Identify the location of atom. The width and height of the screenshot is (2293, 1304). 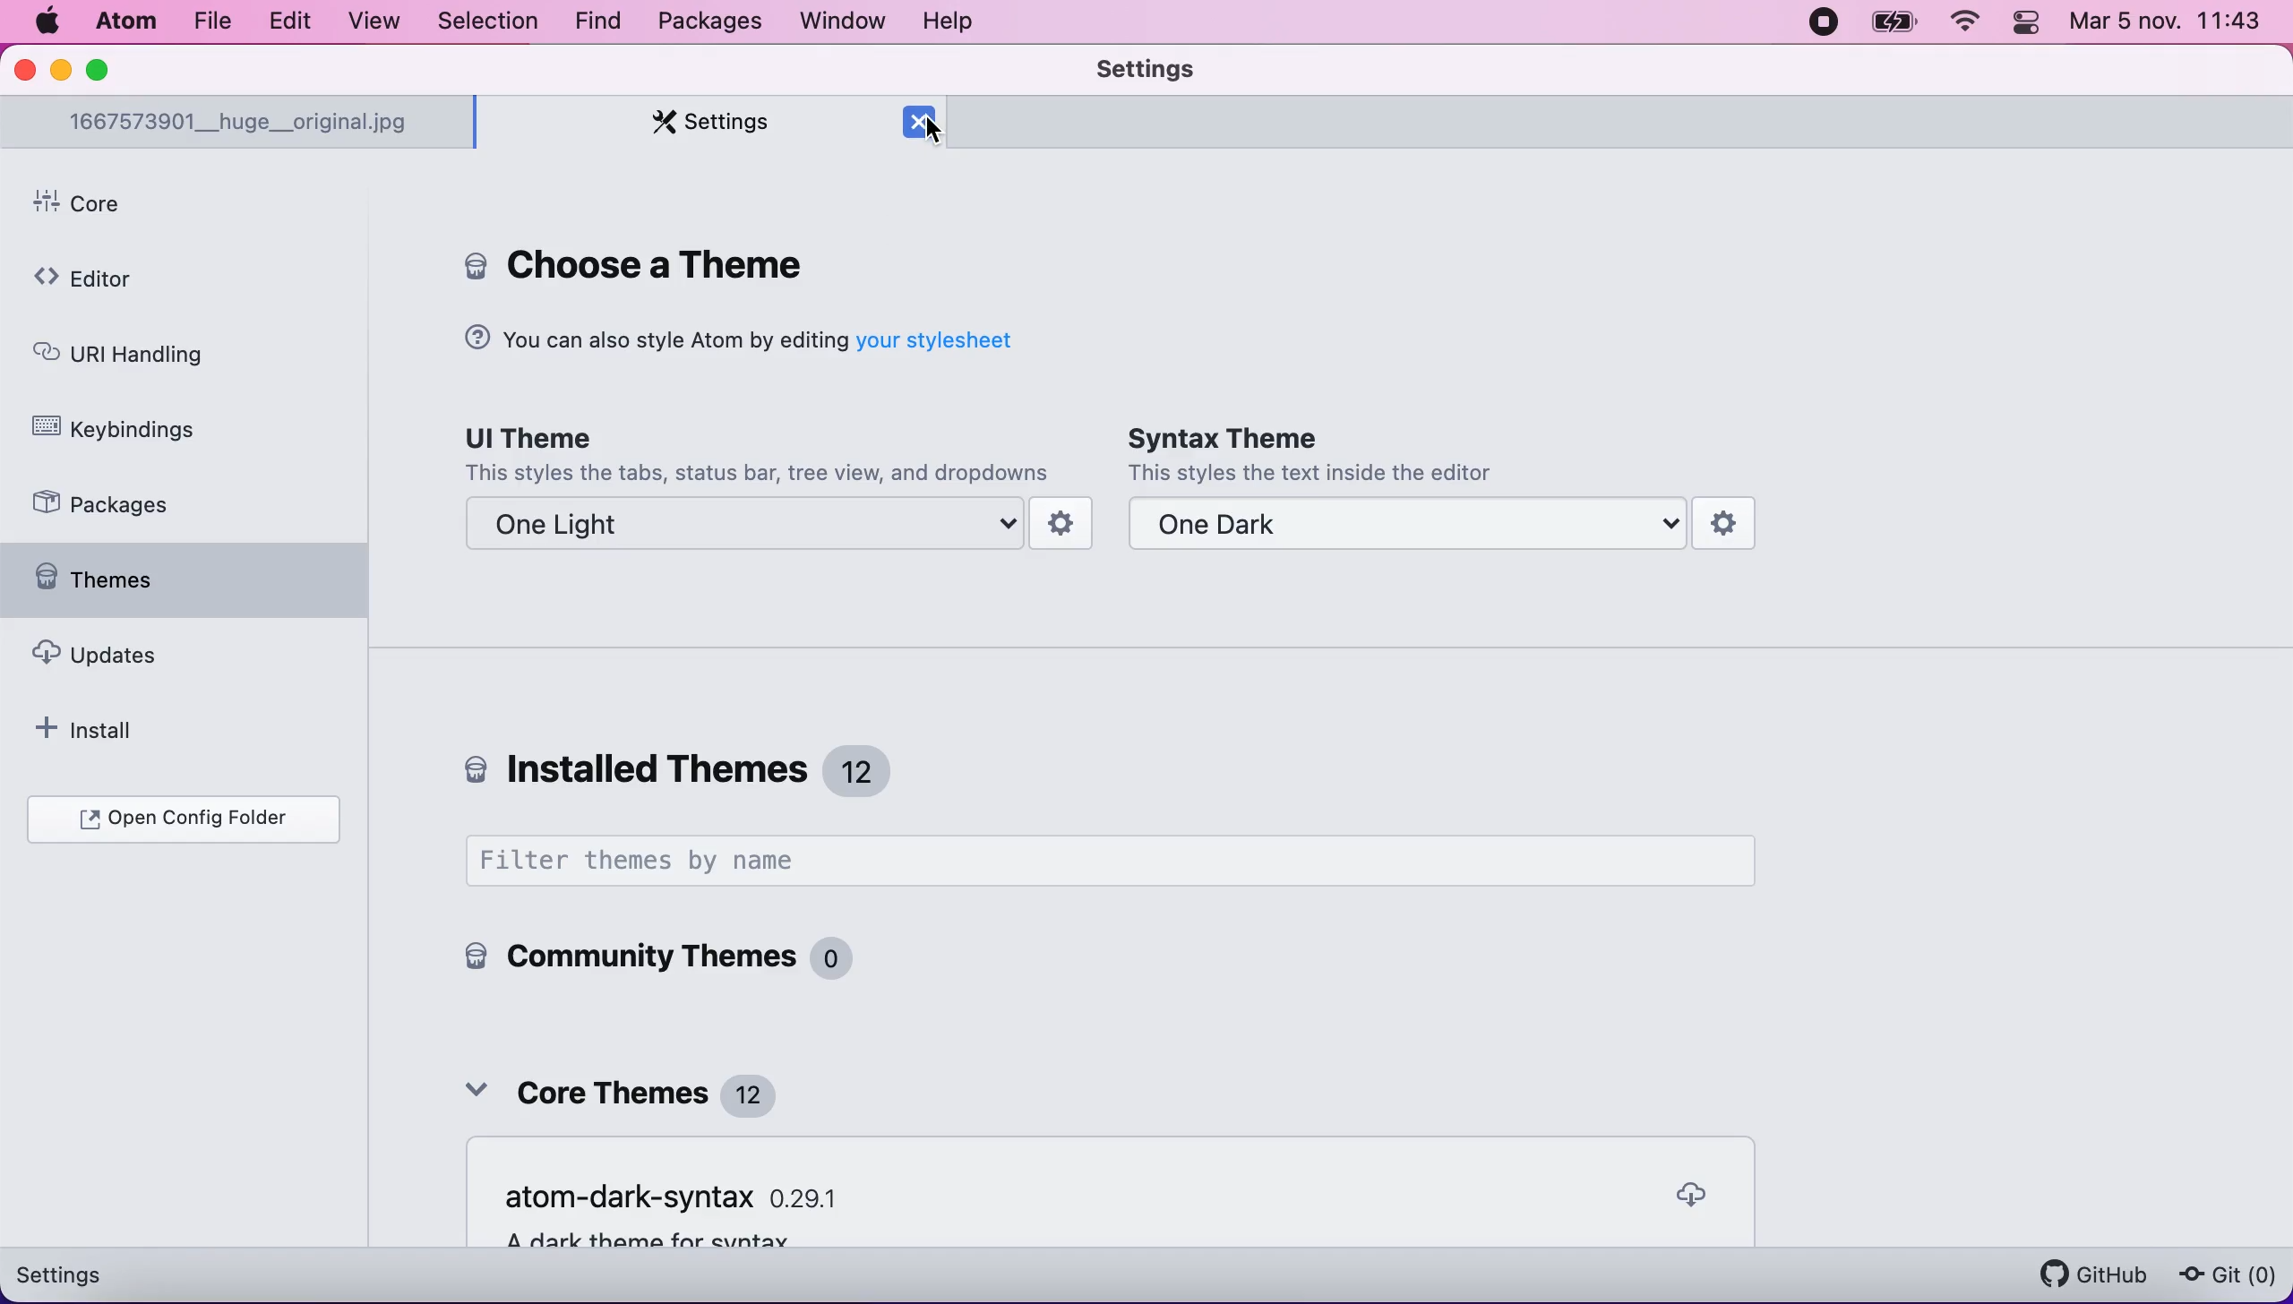
(124, 26).